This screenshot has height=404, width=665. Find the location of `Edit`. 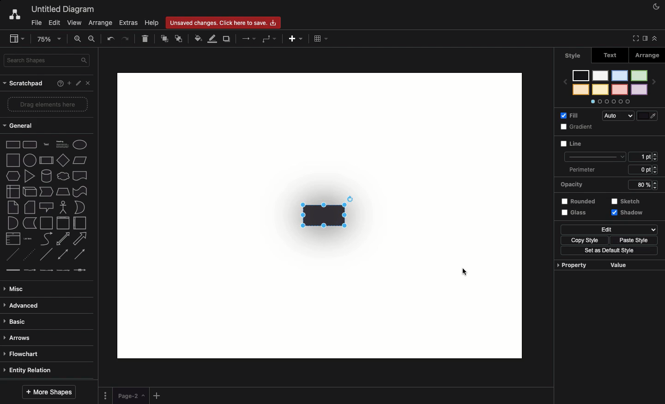

Edit is located at coordinates (77, 83).